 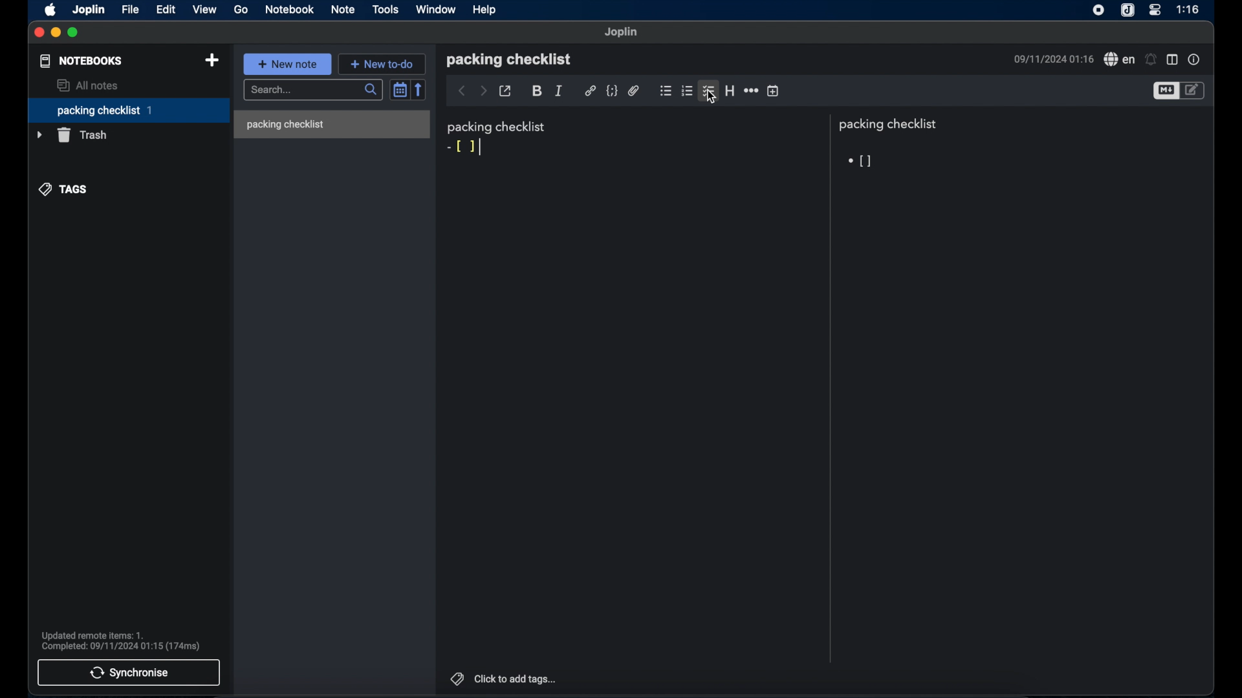 What do you see at coordinates (622, 32) in the screenshot?
I see `joplin` at bounding box center [622, 32].